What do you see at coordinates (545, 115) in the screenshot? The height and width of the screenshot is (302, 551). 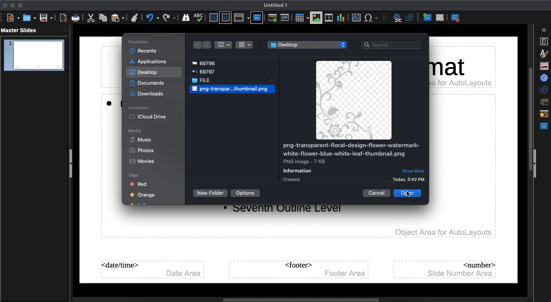 I see `Animation` at bounding box center [545, 115].